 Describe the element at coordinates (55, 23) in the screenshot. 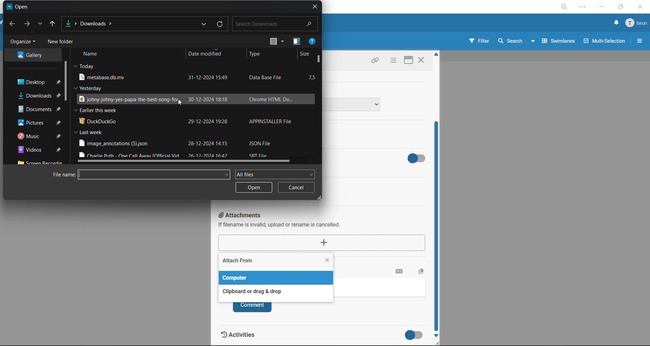

I see `up to desktop` at that location.